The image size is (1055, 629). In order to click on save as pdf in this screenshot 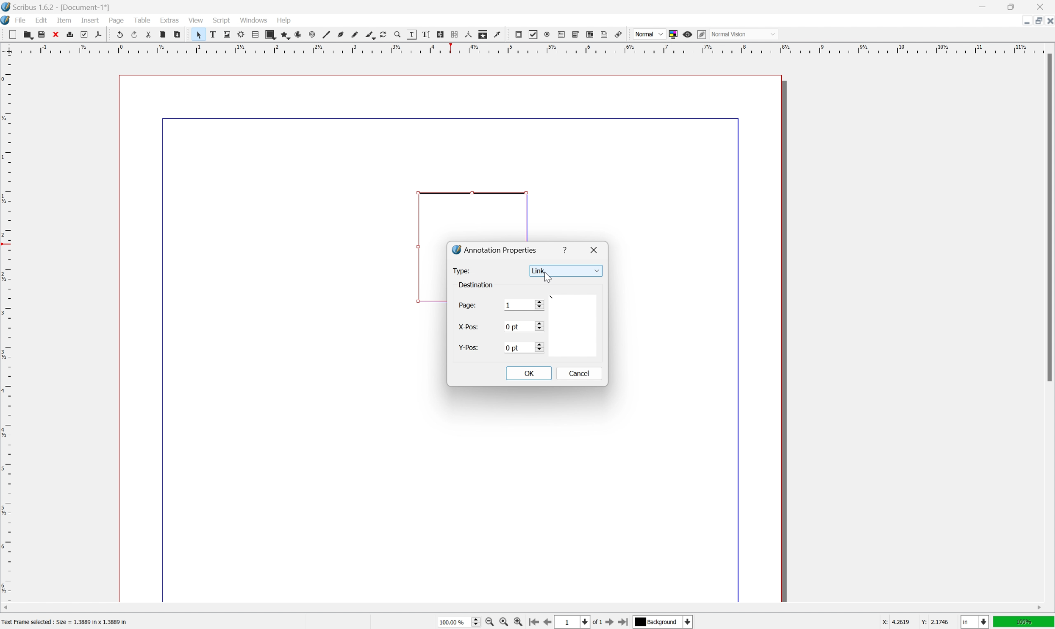, I will do `click(99, 34)`.